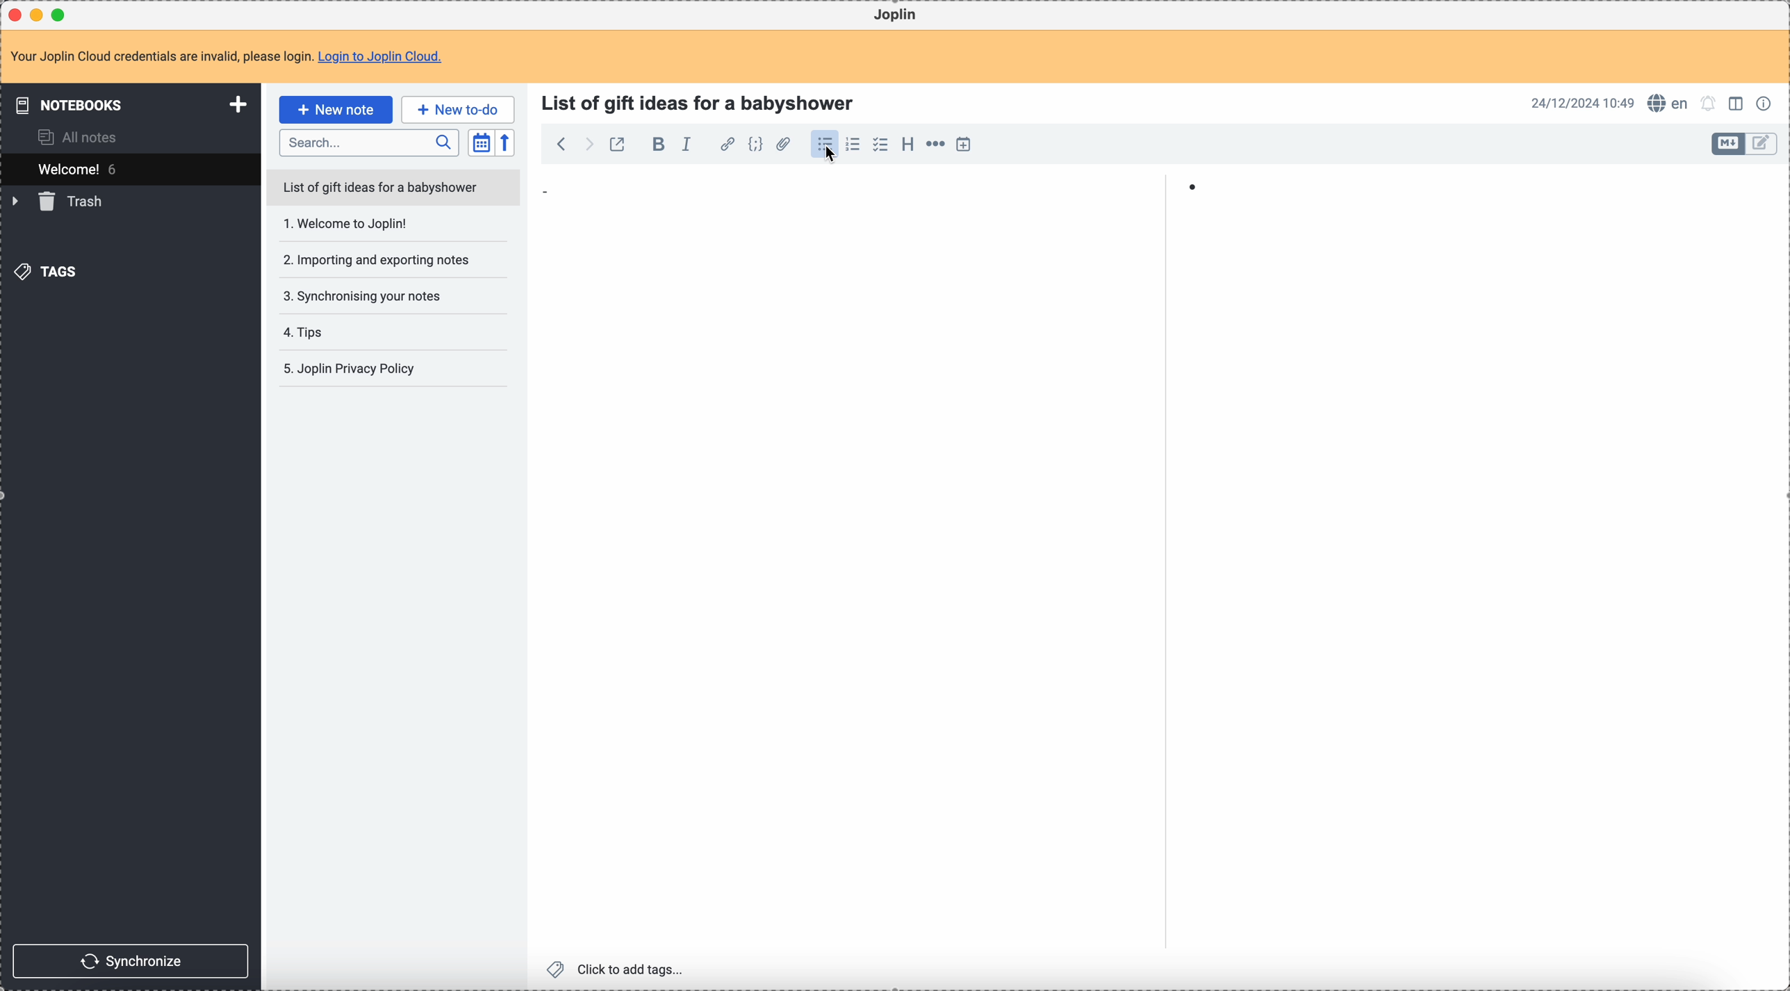 The width and height of the screenshot is (1790, 991). I want to click on reverse sort order, so click(504, 144).